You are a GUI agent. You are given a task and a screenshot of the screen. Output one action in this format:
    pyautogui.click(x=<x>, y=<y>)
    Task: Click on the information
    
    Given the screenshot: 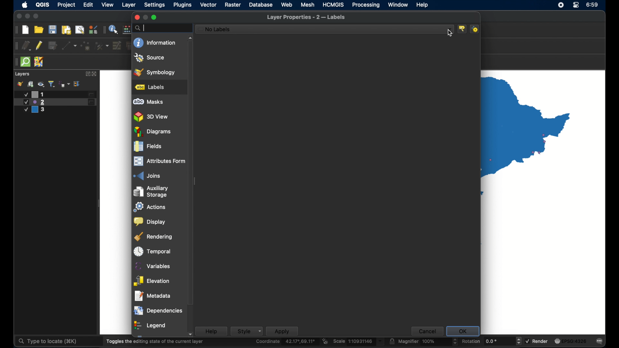 What is the action you would take?
    pyautogui.click(x=154, y=43)
    